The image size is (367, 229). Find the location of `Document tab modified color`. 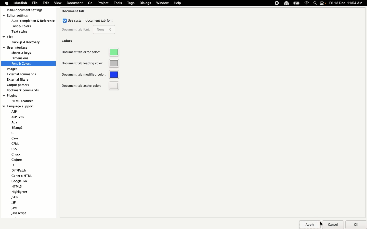

Document tab modified color is located at coordinates (90, 75).